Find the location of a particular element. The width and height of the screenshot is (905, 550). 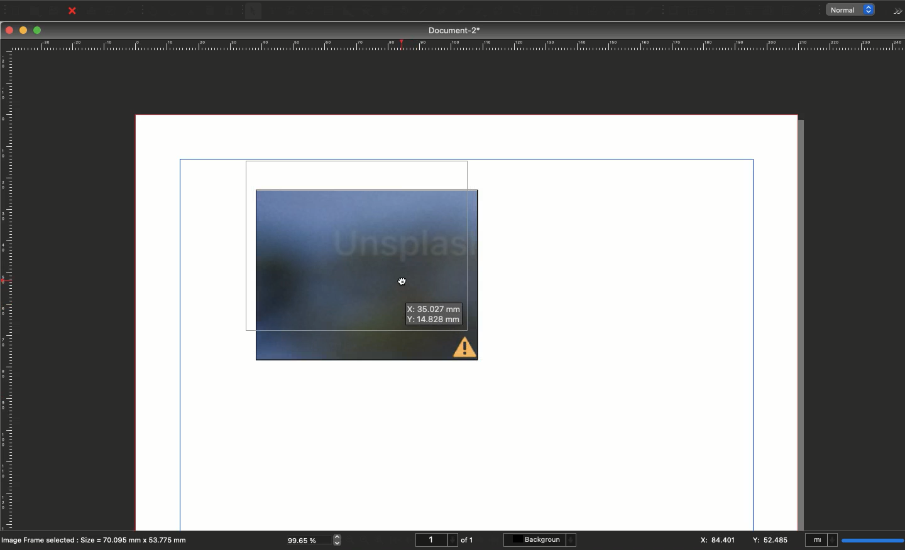

Preflight verifier is located at coordinates (111, 13).